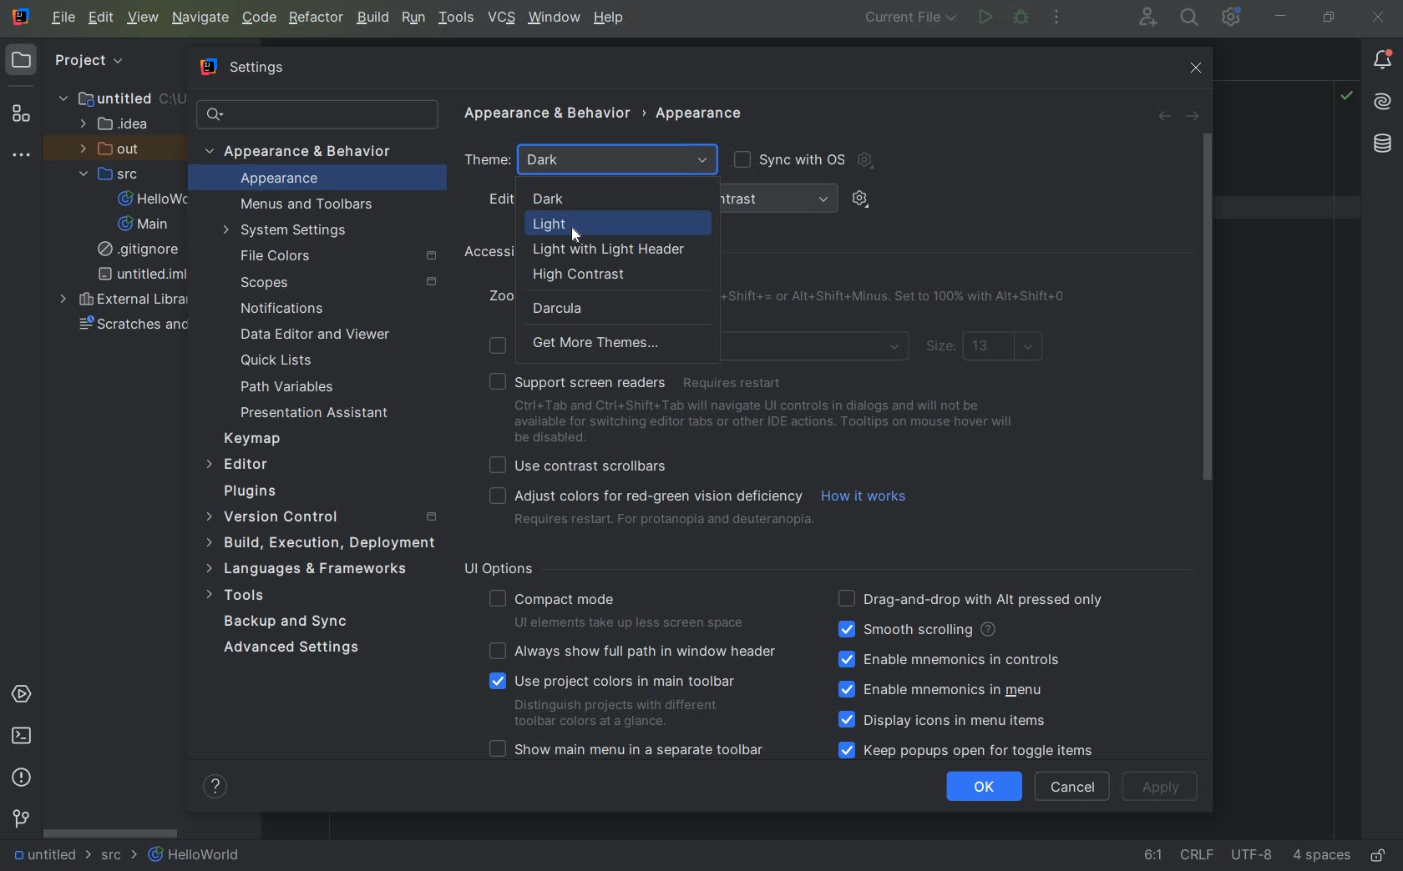  I want to click on use project colors in main toolbar(checked), so click(620, 699).